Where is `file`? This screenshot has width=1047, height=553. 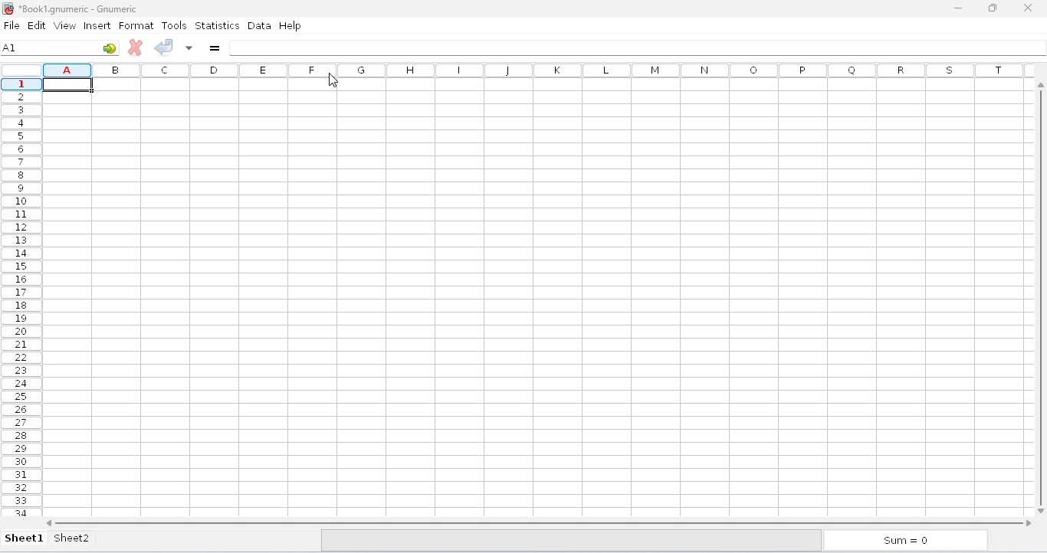 file is located at coordinates (11, 26).